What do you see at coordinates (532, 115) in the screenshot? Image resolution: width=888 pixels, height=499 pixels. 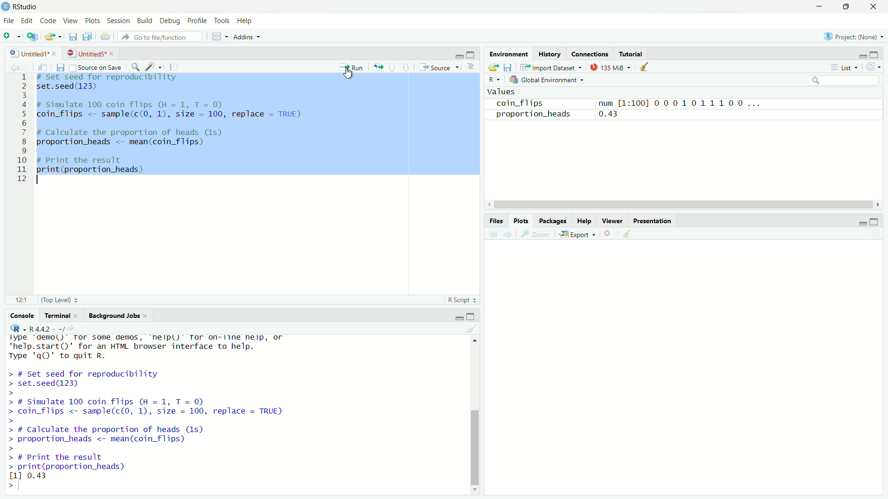 I see `proportion_heads` at bounding box center [532, 115].